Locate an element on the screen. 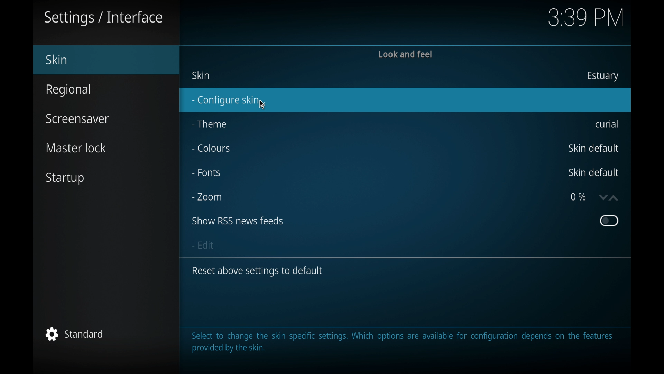  curial is located at coordinates (607, 124).